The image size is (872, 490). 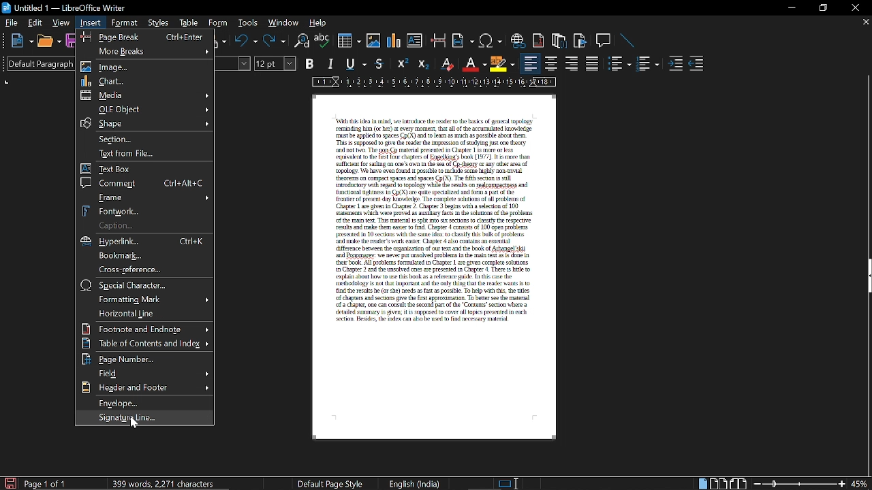 What do you see at coordinates (867, 277) in the screenshot?
I see `sidebar view` at bounding box center [867, 277].